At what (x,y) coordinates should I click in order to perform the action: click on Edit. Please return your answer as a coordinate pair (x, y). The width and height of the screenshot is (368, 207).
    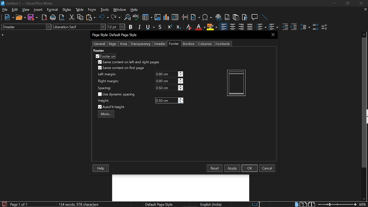
    Looking at the image, I should click on (15, 9).